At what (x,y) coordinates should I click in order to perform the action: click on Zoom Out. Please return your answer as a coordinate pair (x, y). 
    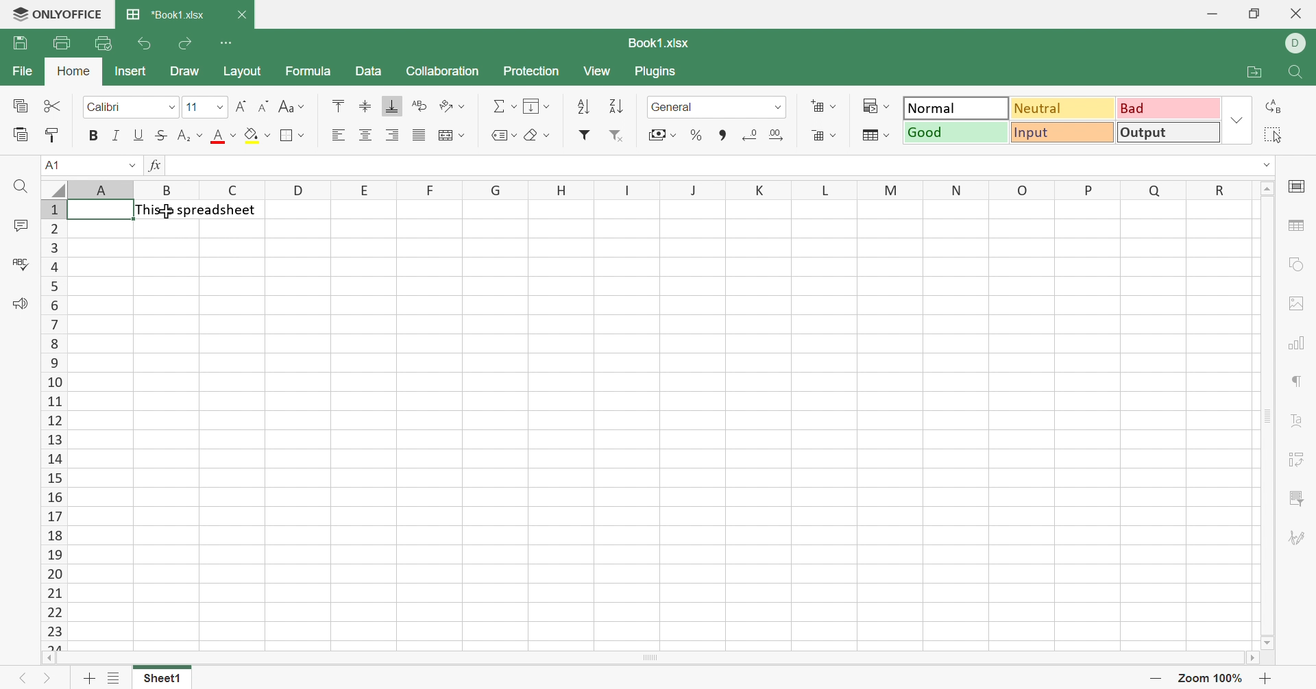
    Looking at the image, I should click on (1156, 677).